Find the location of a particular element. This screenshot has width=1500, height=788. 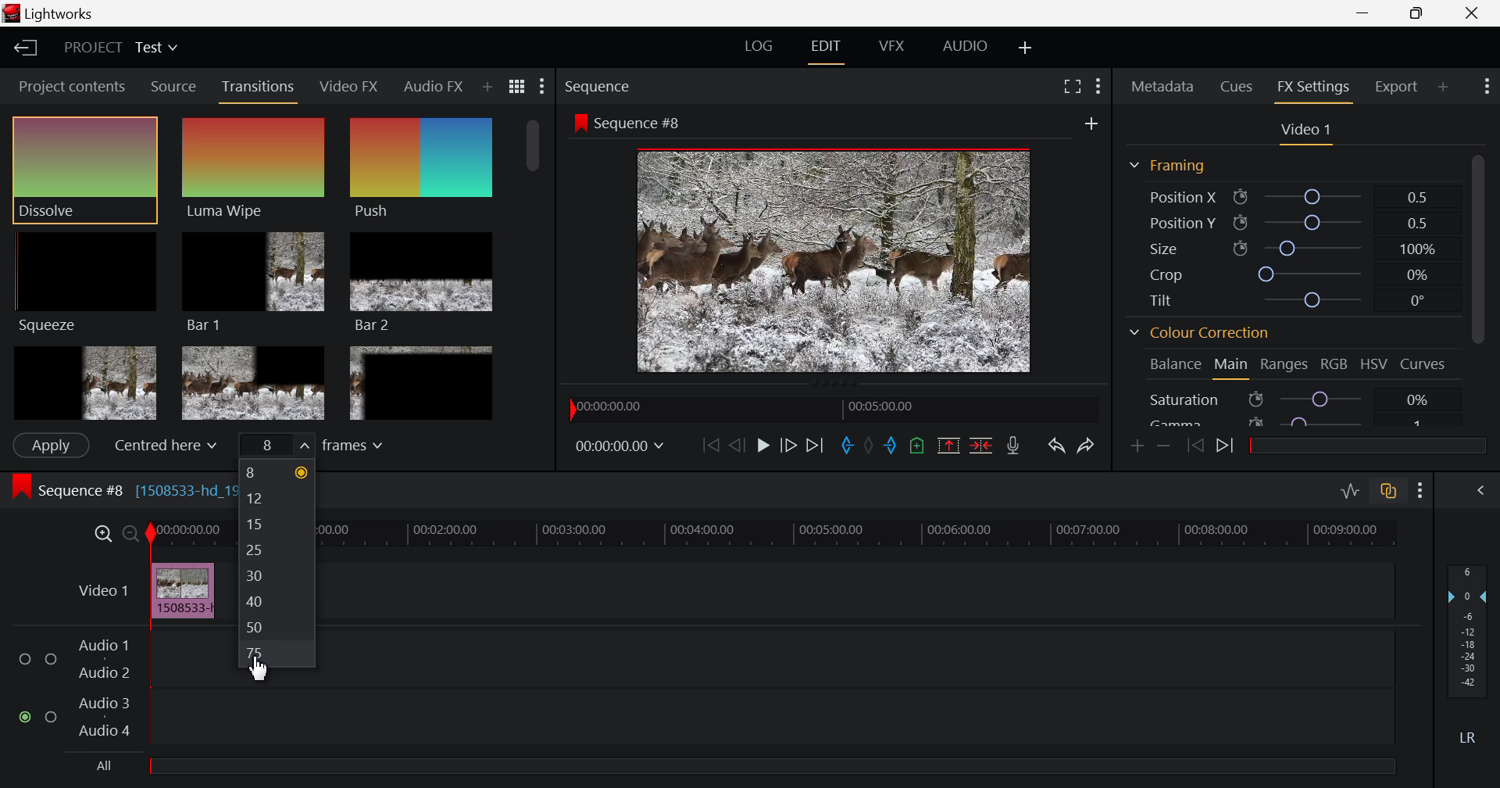

Mark Cue is located at coordinates (919, 448).